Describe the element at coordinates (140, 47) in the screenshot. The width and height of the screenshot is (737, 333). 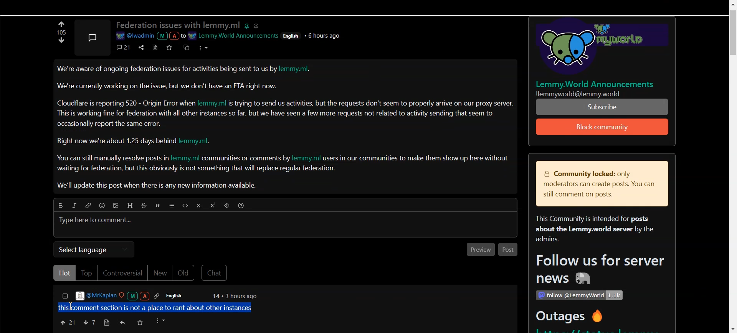
I see `share` at that location.